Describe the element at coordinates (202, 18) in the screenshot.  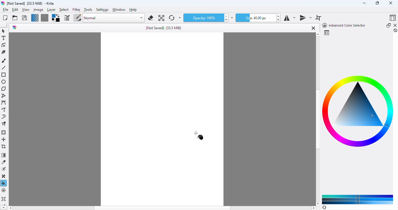
I see `opacity` at that location.